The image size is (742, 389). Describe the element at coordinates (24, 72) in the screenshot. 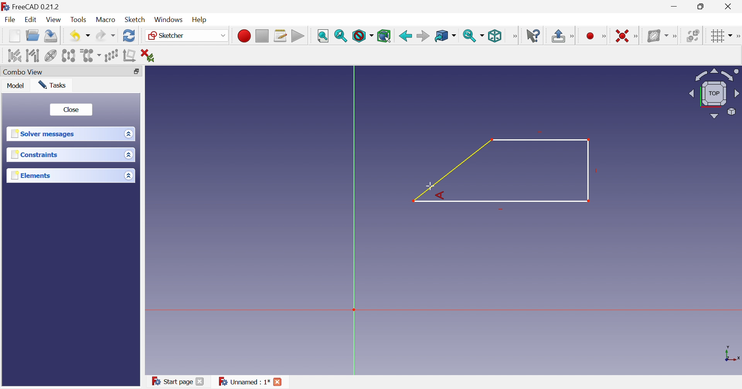

I see `Combo View` at that location.